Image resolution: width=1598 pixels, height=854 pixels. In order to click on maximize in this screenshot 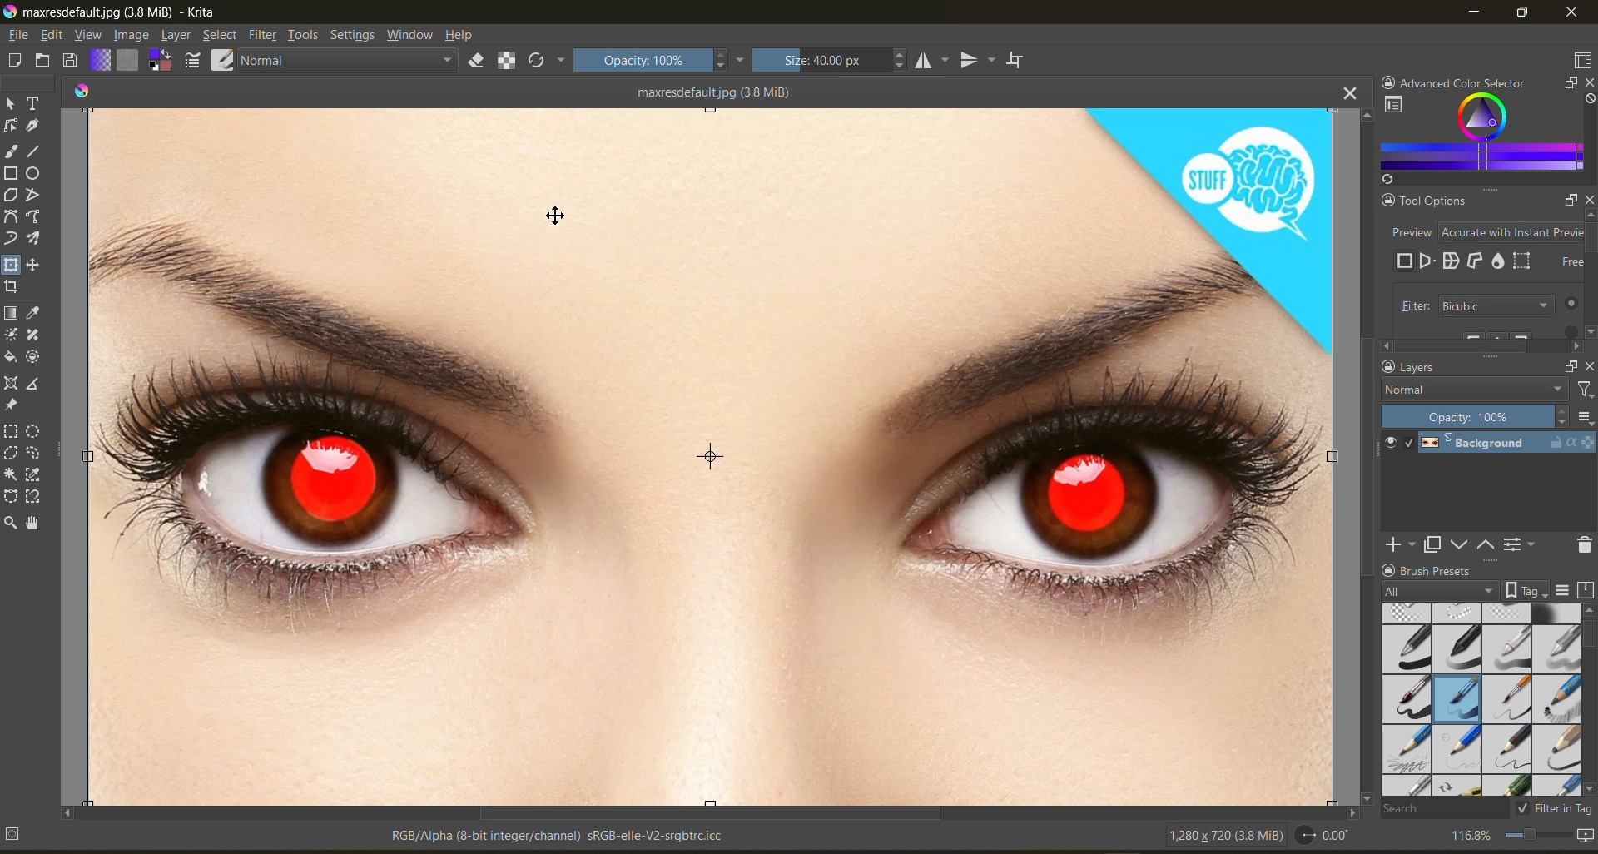, I will do `click(1526, 14)`.